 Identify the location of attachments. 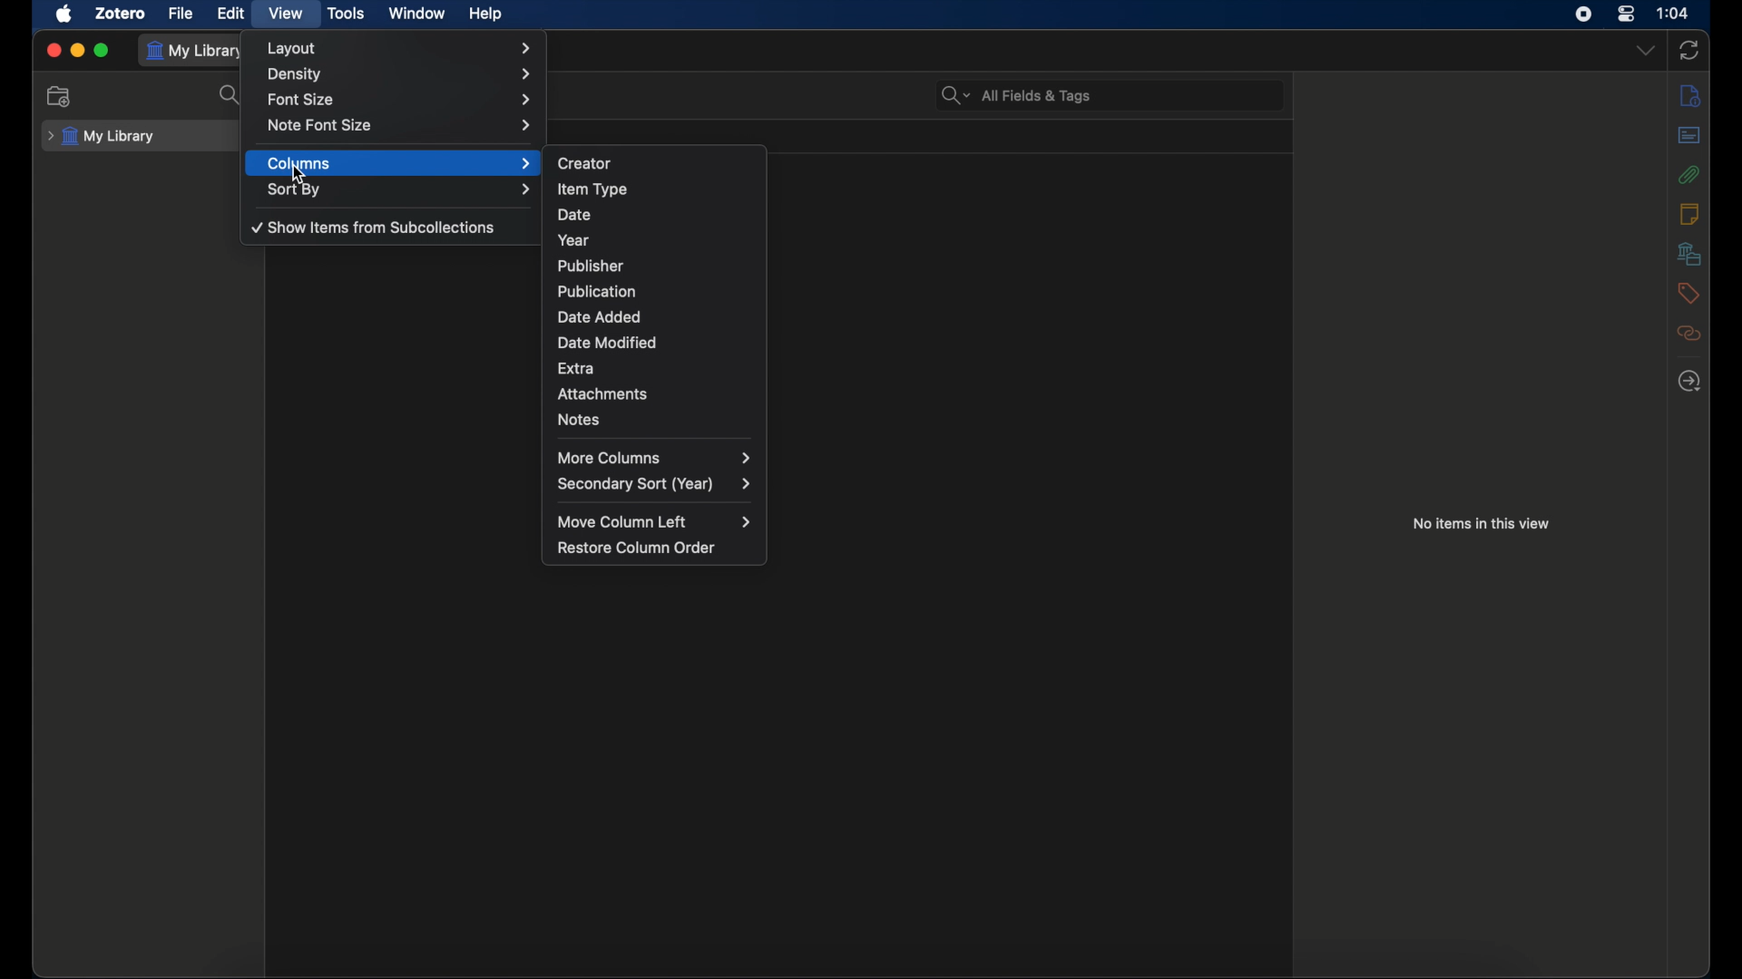
(602, 394).